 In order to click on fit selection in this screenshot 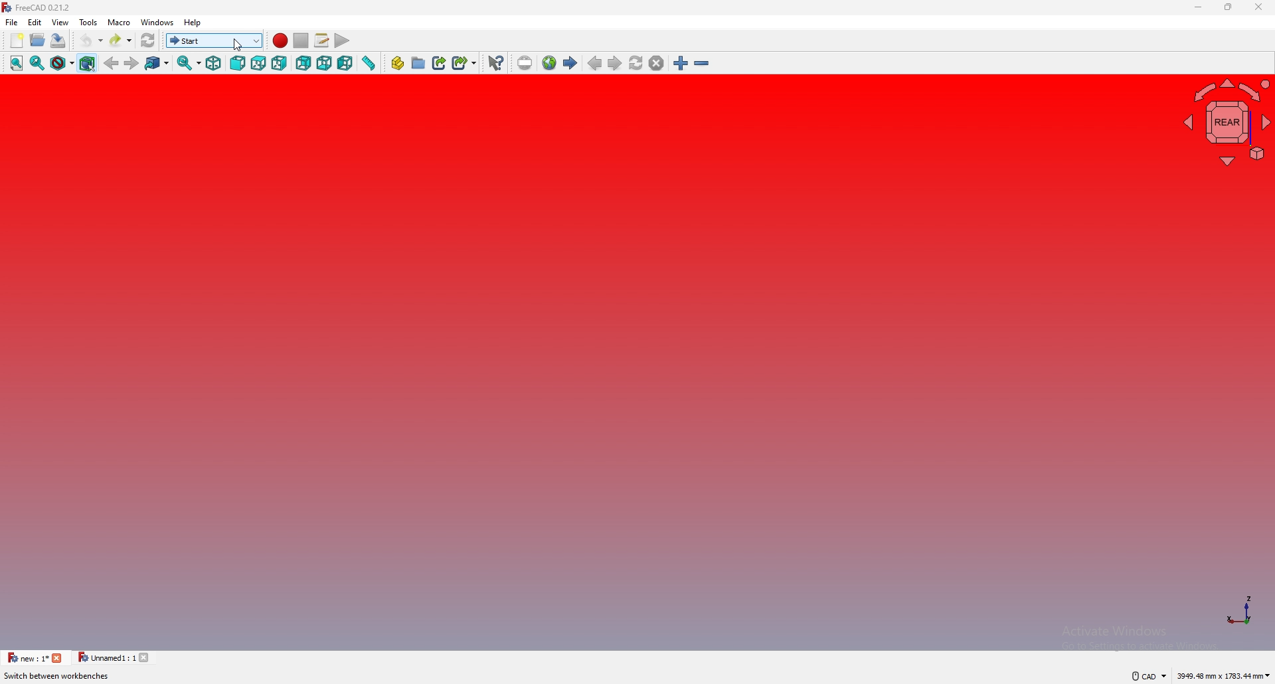, I will do `click(37, 62)`.